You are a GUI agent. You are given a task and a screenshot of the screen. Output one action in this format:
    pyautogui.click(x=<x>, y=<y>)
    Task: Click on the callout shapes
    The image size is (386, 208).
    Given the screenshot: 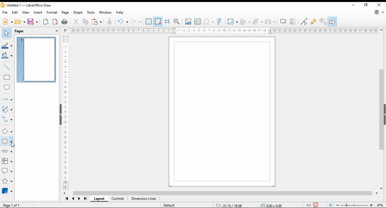 What is the action you would take?
    pyautogui.click(x=7, y=170)
    